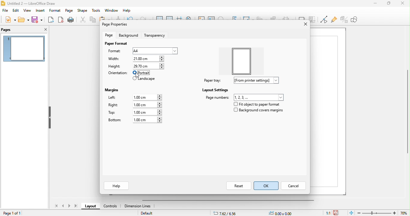 This screenshot has width=410, height=216. Describe the element at coordinates (135, 97) in the screenshot. I see `left` at that location.